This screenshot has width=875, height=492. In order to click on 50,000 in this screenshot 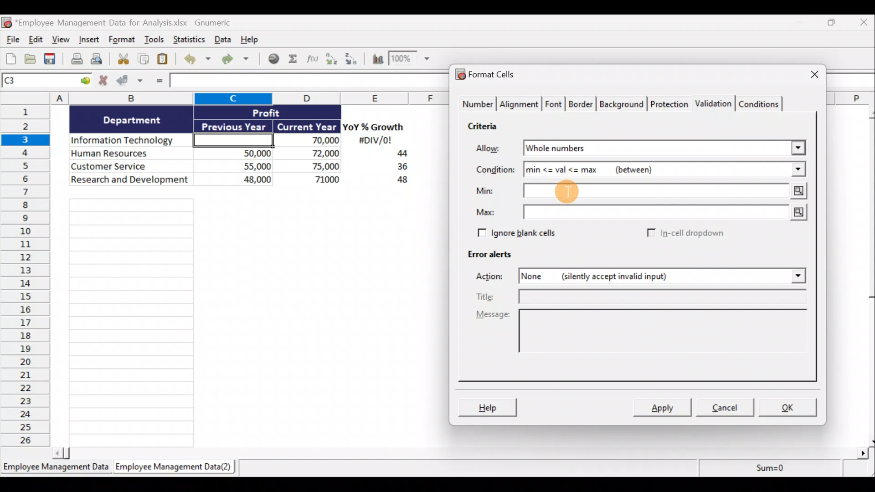, I will do `click(238, 153)`.